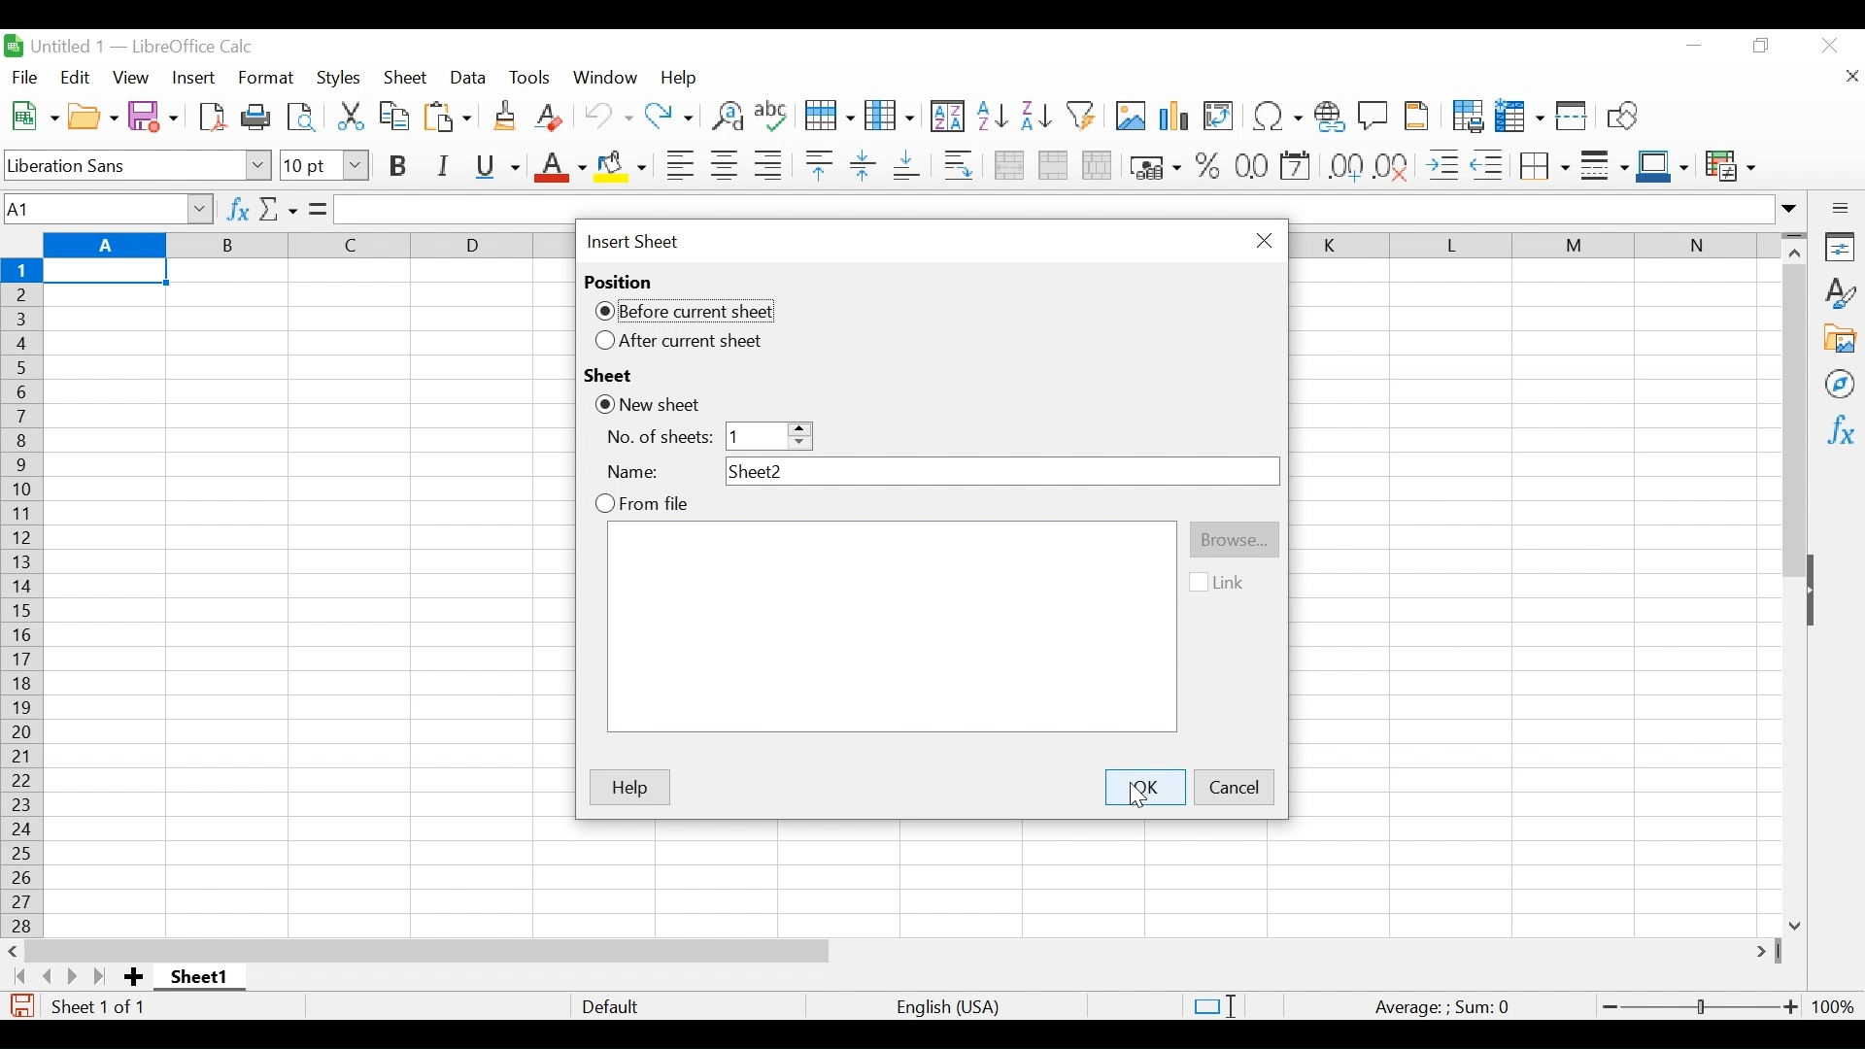  Describe the element at coordinates (1330, 118) in the screenshot. I see `Insert Hyperlink` at that location.